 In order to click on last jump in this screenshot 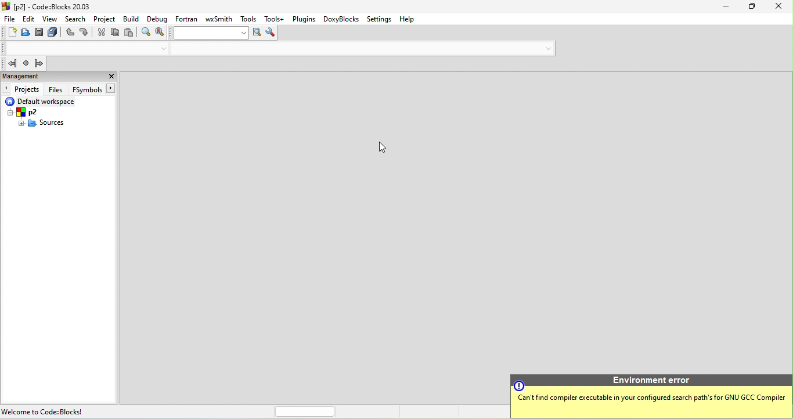, I will do `click(27, 63)`.